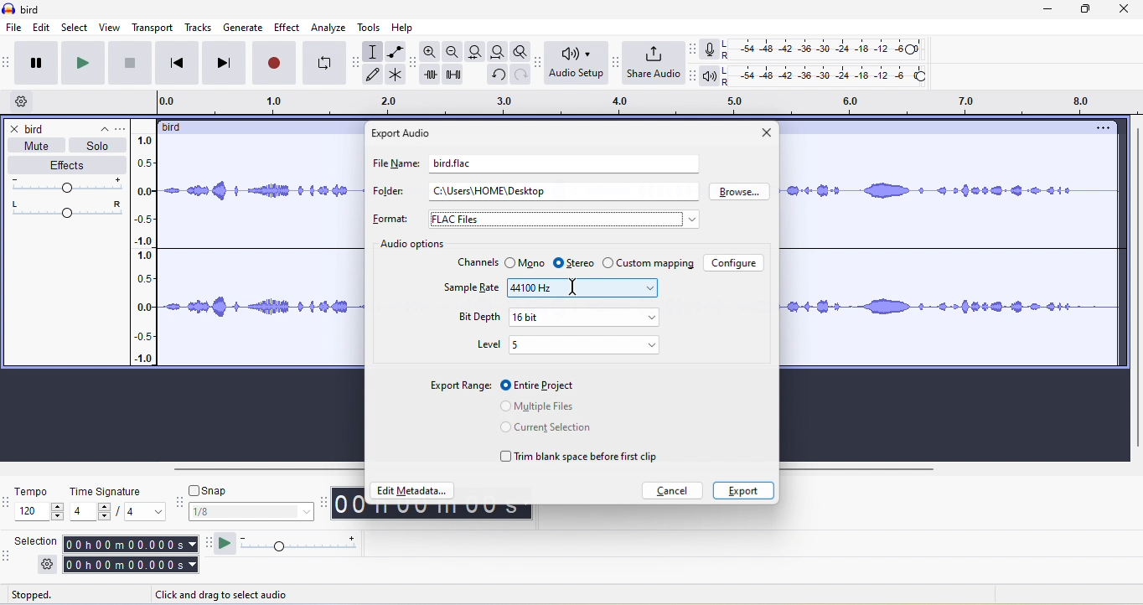 The image size is (1143, 605). I want to click on play at speed, so click(305, 546).